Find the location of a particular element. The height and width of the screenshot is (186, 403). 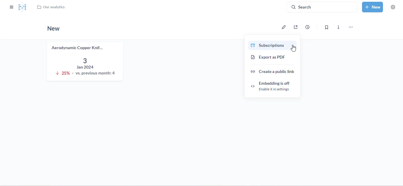

new is located at coordinates (54, 29).